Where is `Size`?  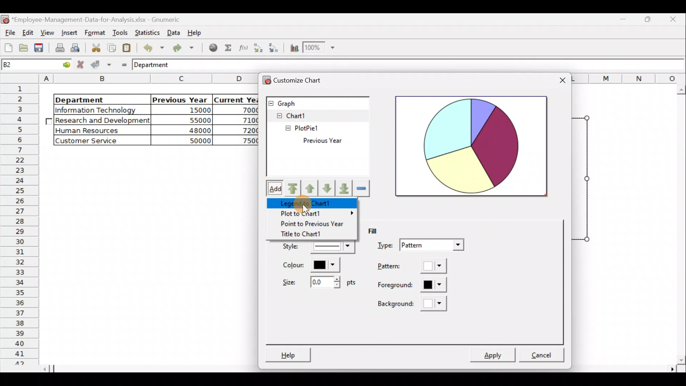
Size is located at coordinates (318, 283).